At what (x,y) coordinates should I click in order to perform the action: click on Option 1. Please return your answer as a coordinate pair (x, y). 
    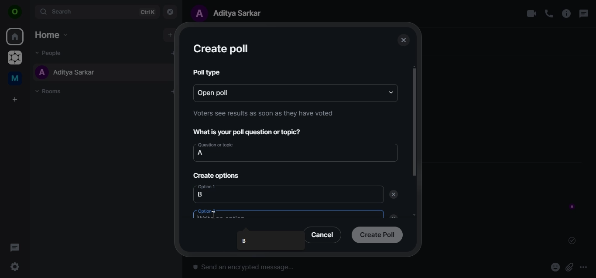
    Looking at the image, I should click on (208, 186).